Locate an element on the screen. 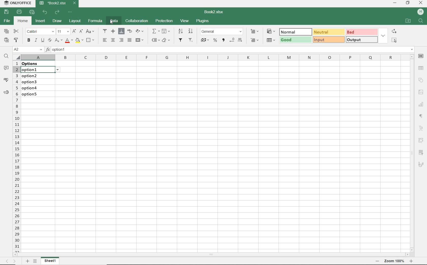  ROWS is located at coordinates (16, 156).